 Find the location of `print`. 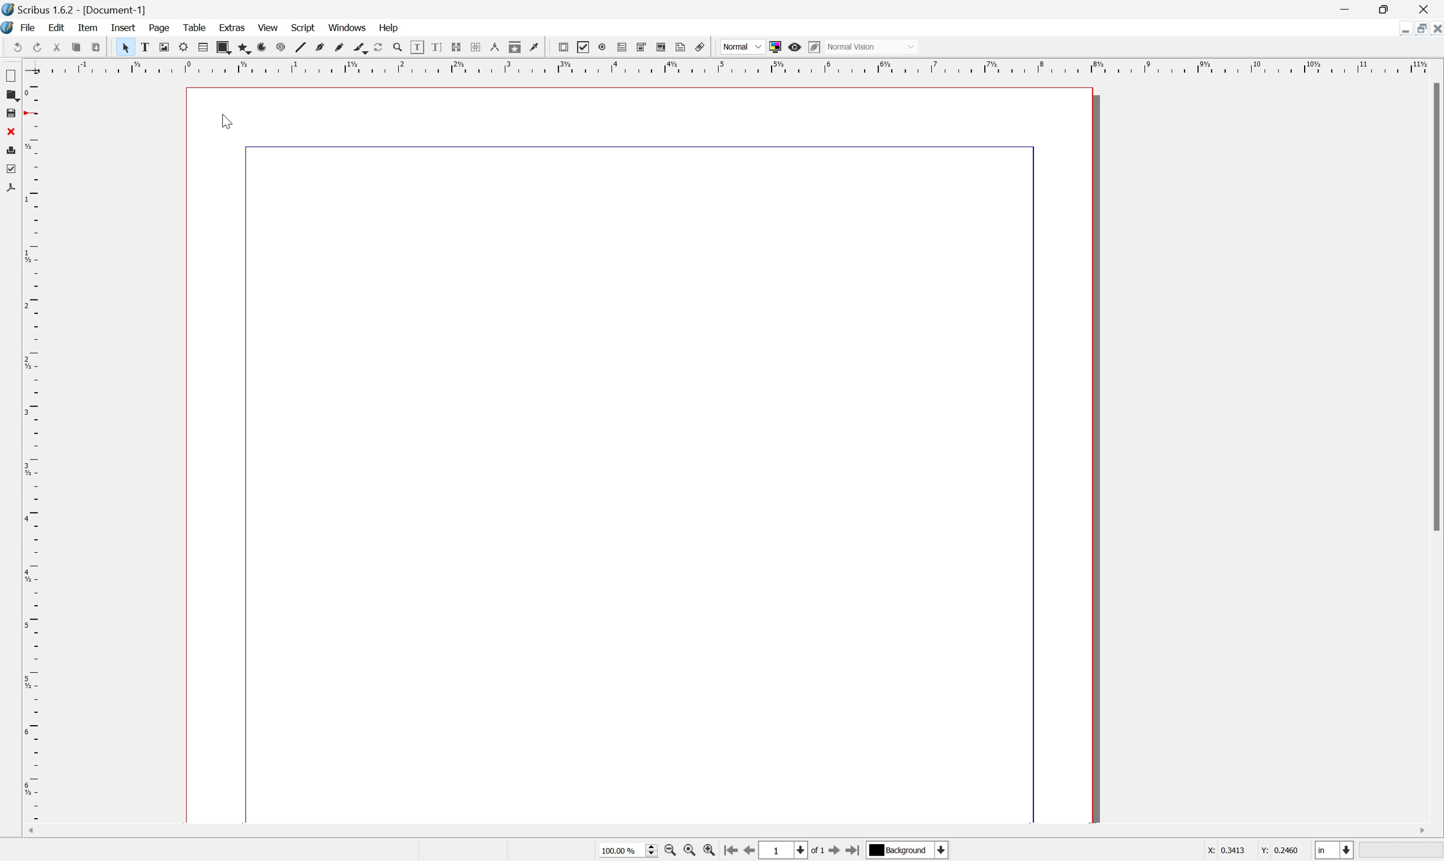

print is located at coordinates (96, 46).